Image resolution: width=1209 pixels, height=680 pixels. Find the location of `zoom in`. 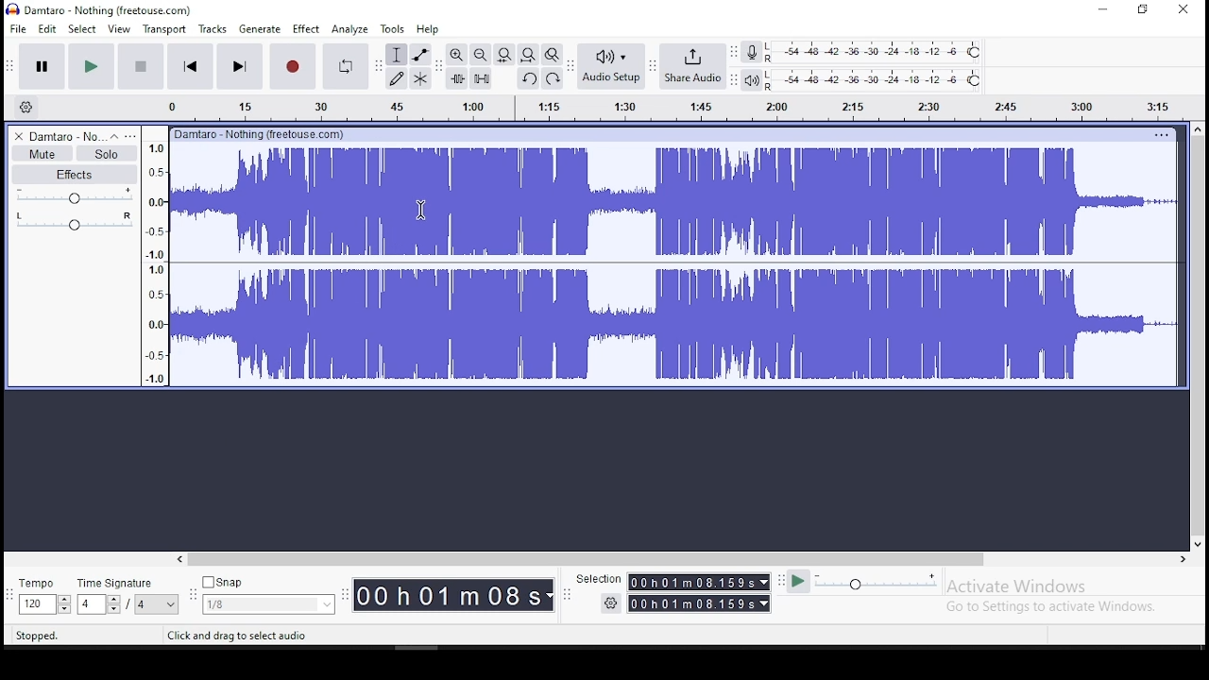

zoom in is located at coordinates (458, 55).